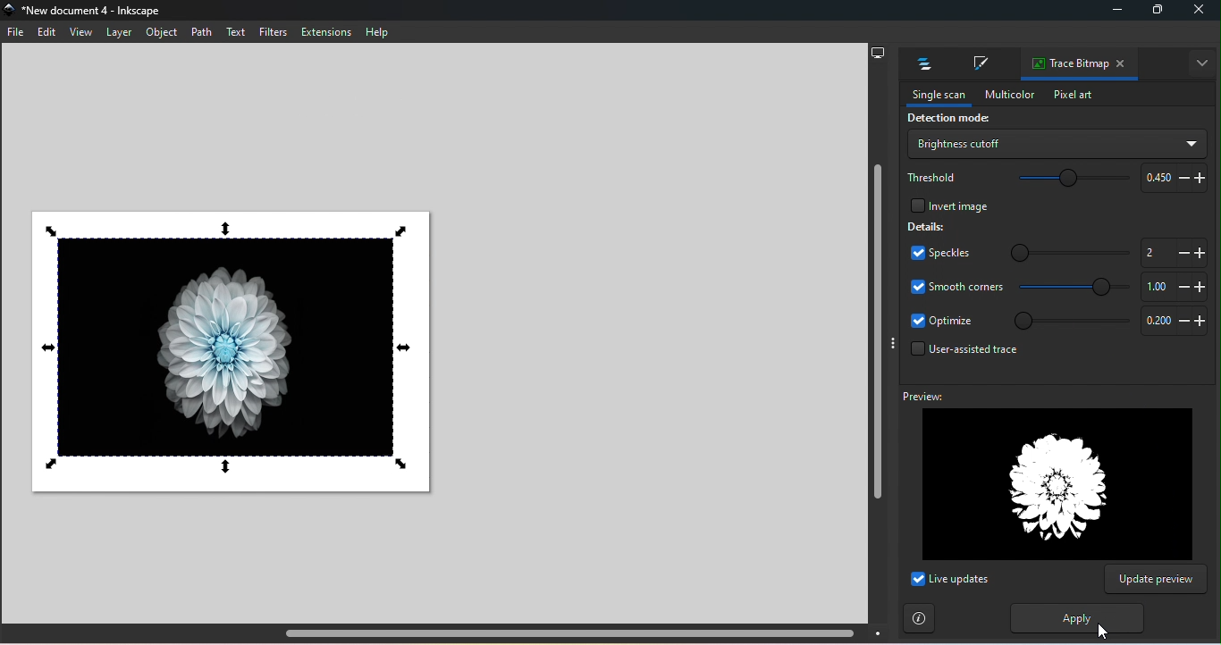  I want to click on Optimize, so click(942, 322).